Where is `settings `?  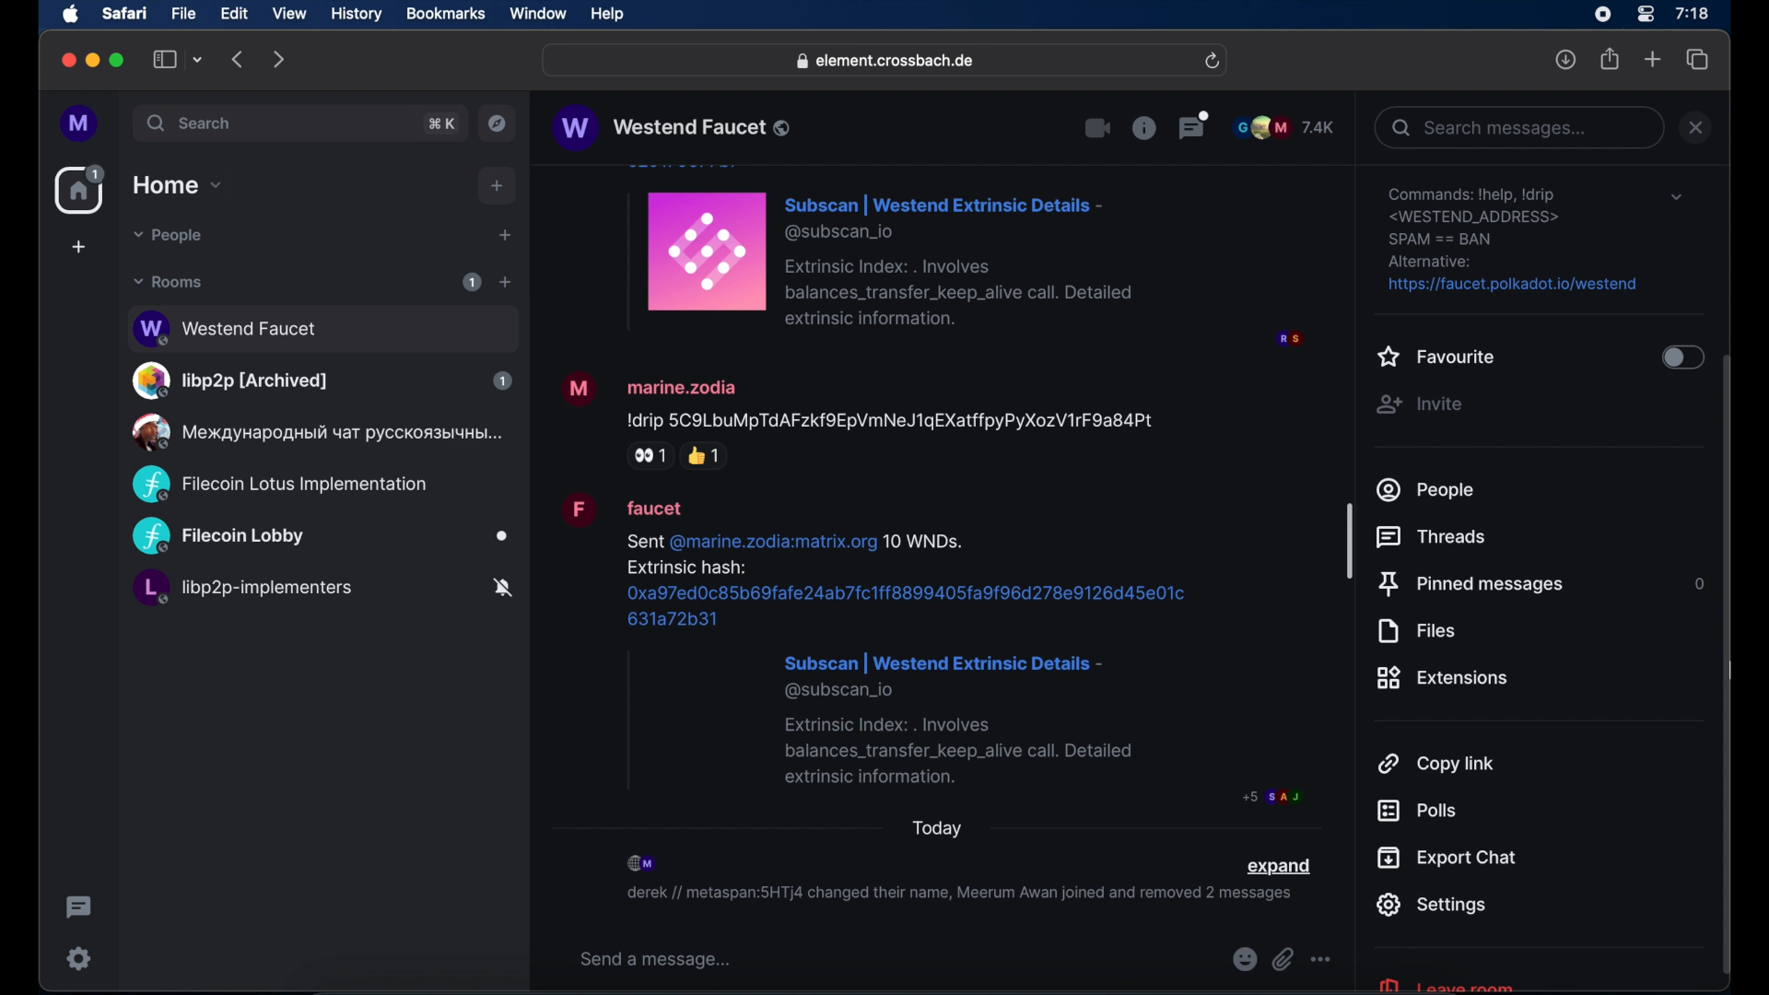 settings  is located at coordinates (1515, 240).